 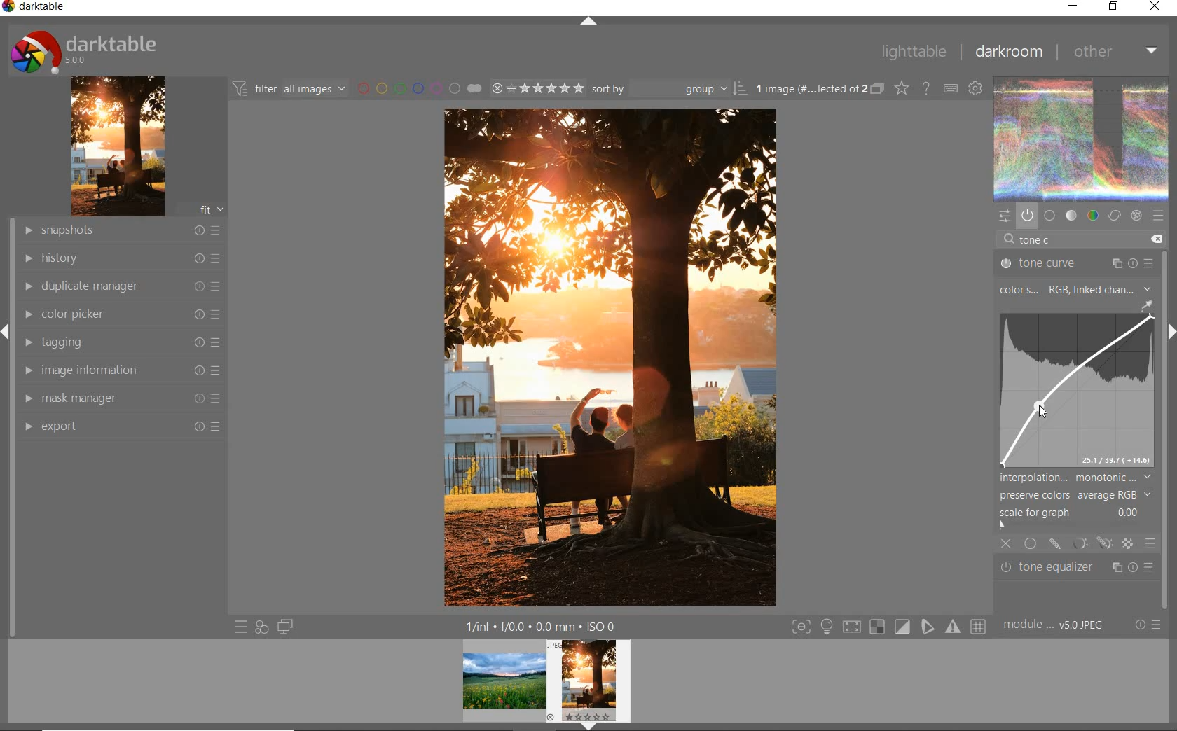 What do you see at coordinates (117, 230) in the screenshot?
I see `snapshots` at bounding box center [117, 230].